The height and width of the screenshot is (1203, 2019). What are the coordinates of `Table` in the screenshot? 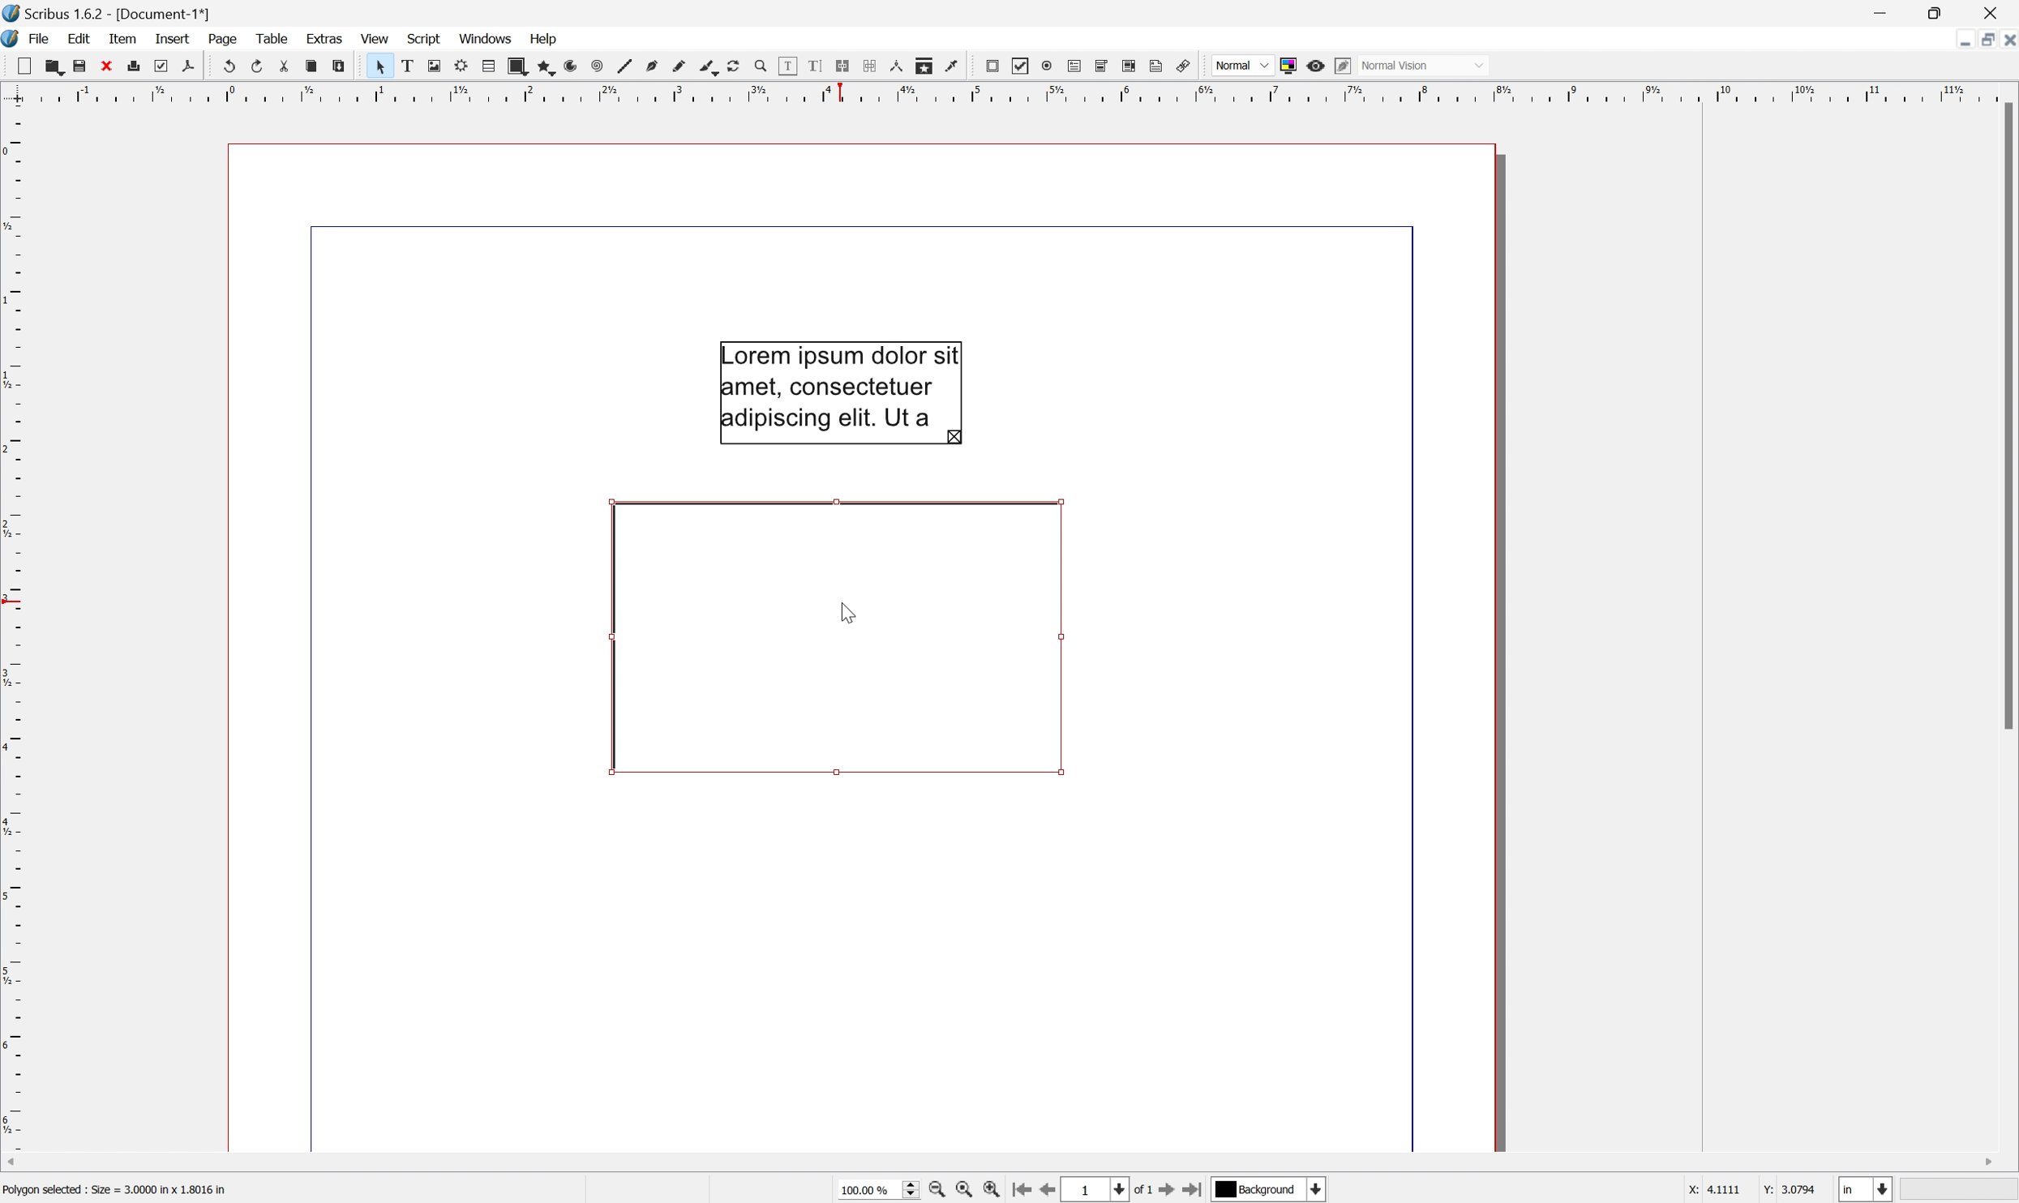 It's located at (488, 65).